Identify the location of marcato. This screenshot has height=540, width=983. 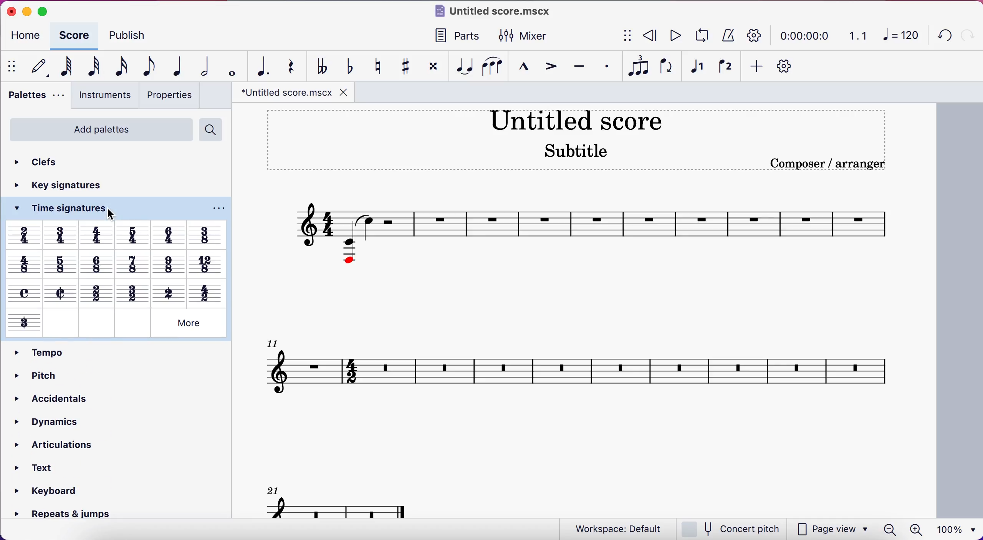
(522, 67).